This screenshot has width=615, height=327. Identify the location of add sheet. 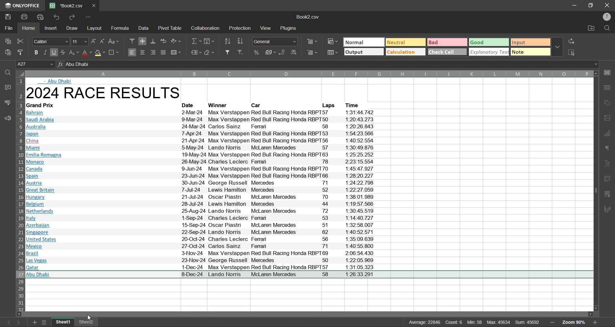
(35, 323).